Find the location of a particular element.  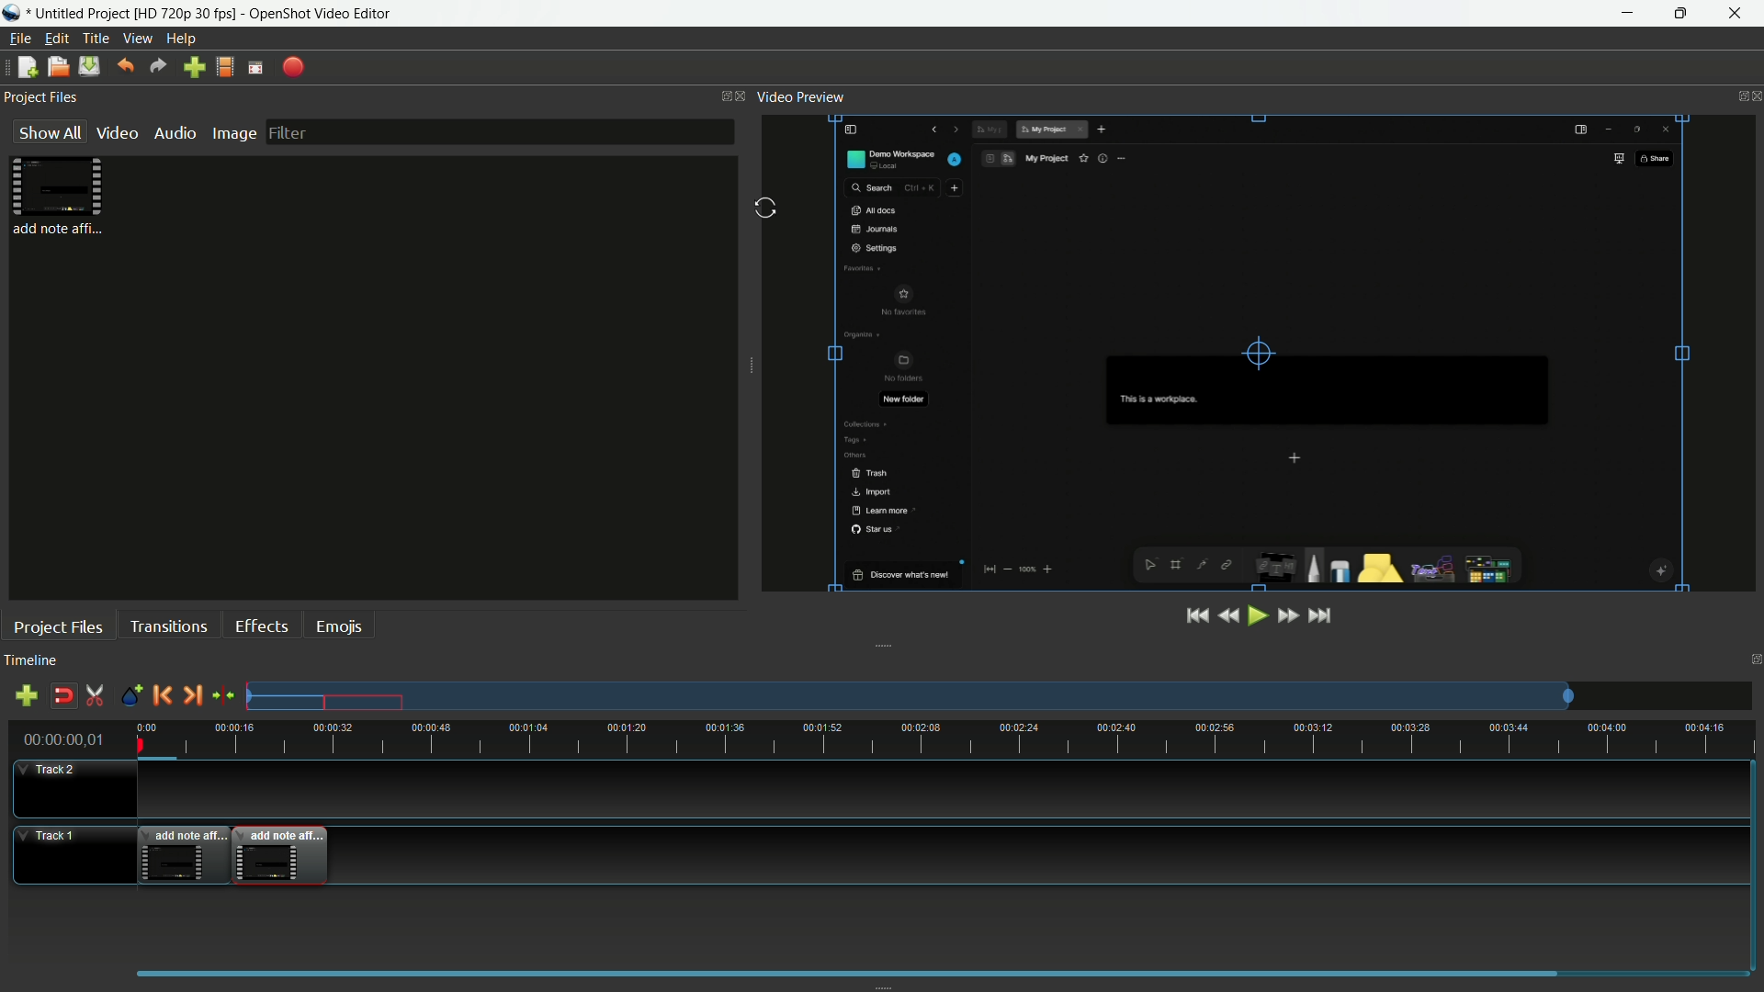

rewind is located at coordinates (1227, 616).